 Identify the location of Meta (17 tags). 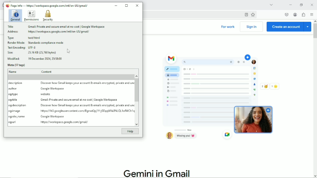
(16, 65).